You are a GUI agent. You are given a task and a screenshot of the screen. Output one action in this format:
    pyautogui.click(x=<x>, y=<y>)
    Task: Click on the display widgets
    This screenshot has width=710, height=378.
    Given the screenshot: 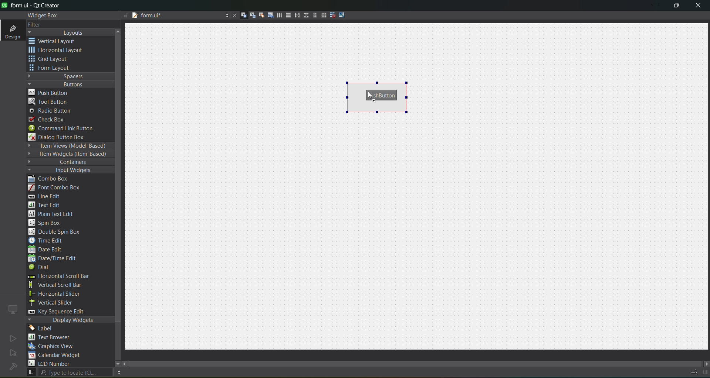 What is the action you would take?
    pyautogui.click(x=71, y=320)
    